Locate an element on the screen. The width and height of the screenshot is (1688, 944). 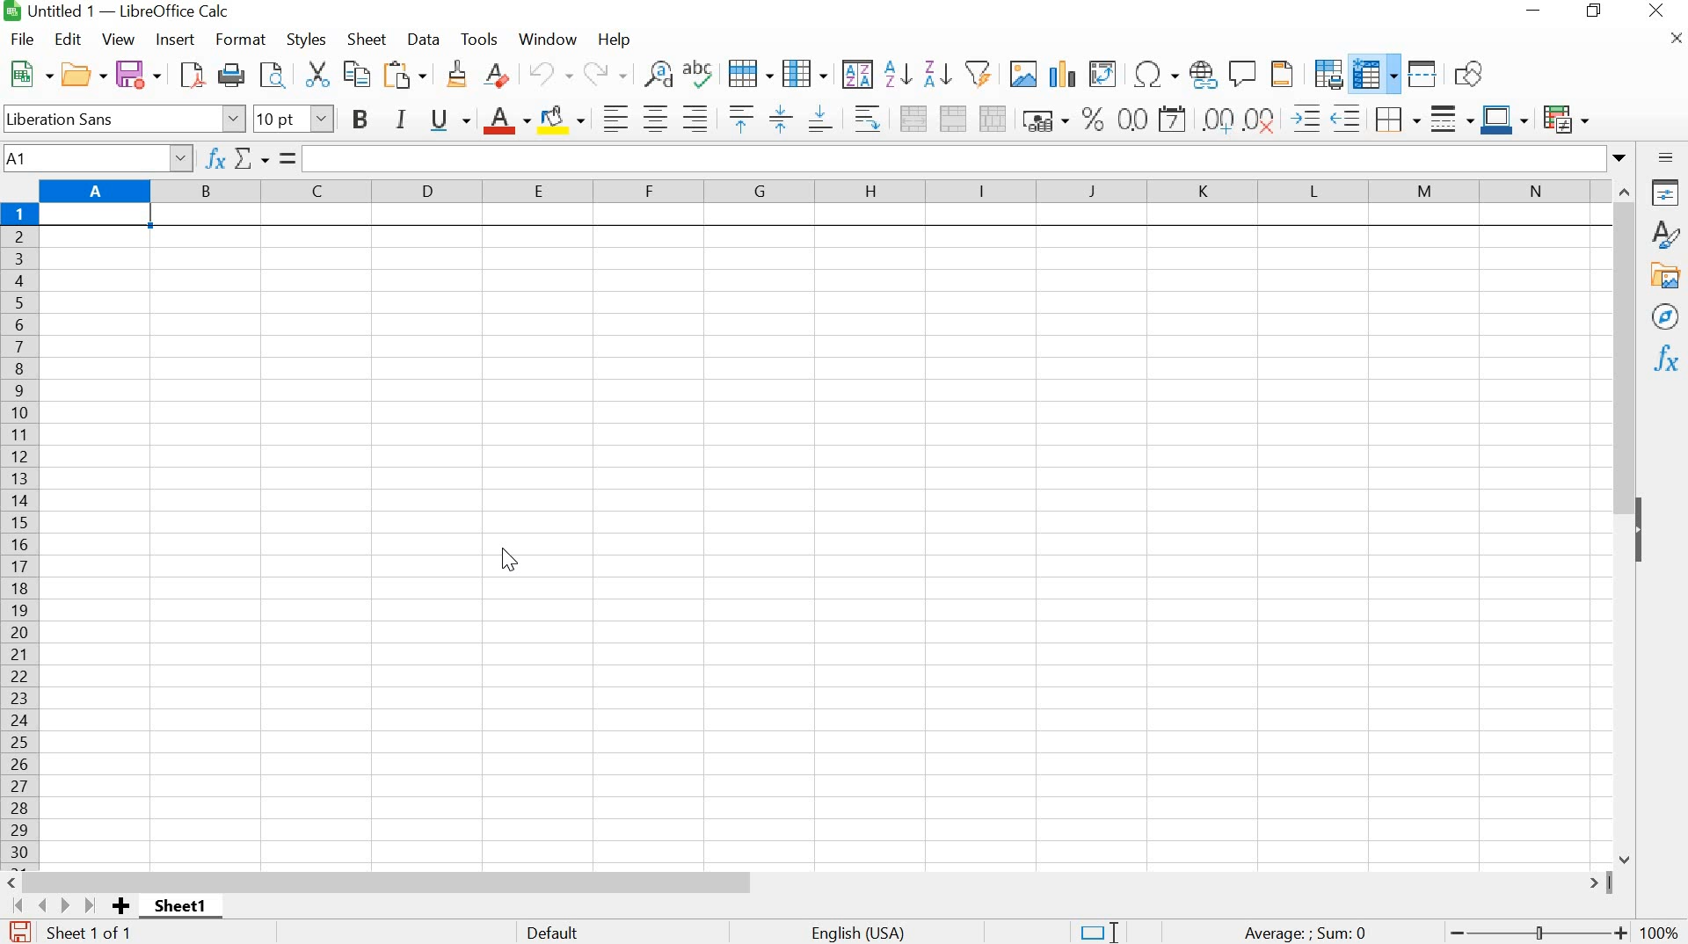
DEFINE PRINT AREA is located at coordinates (1328, 73).